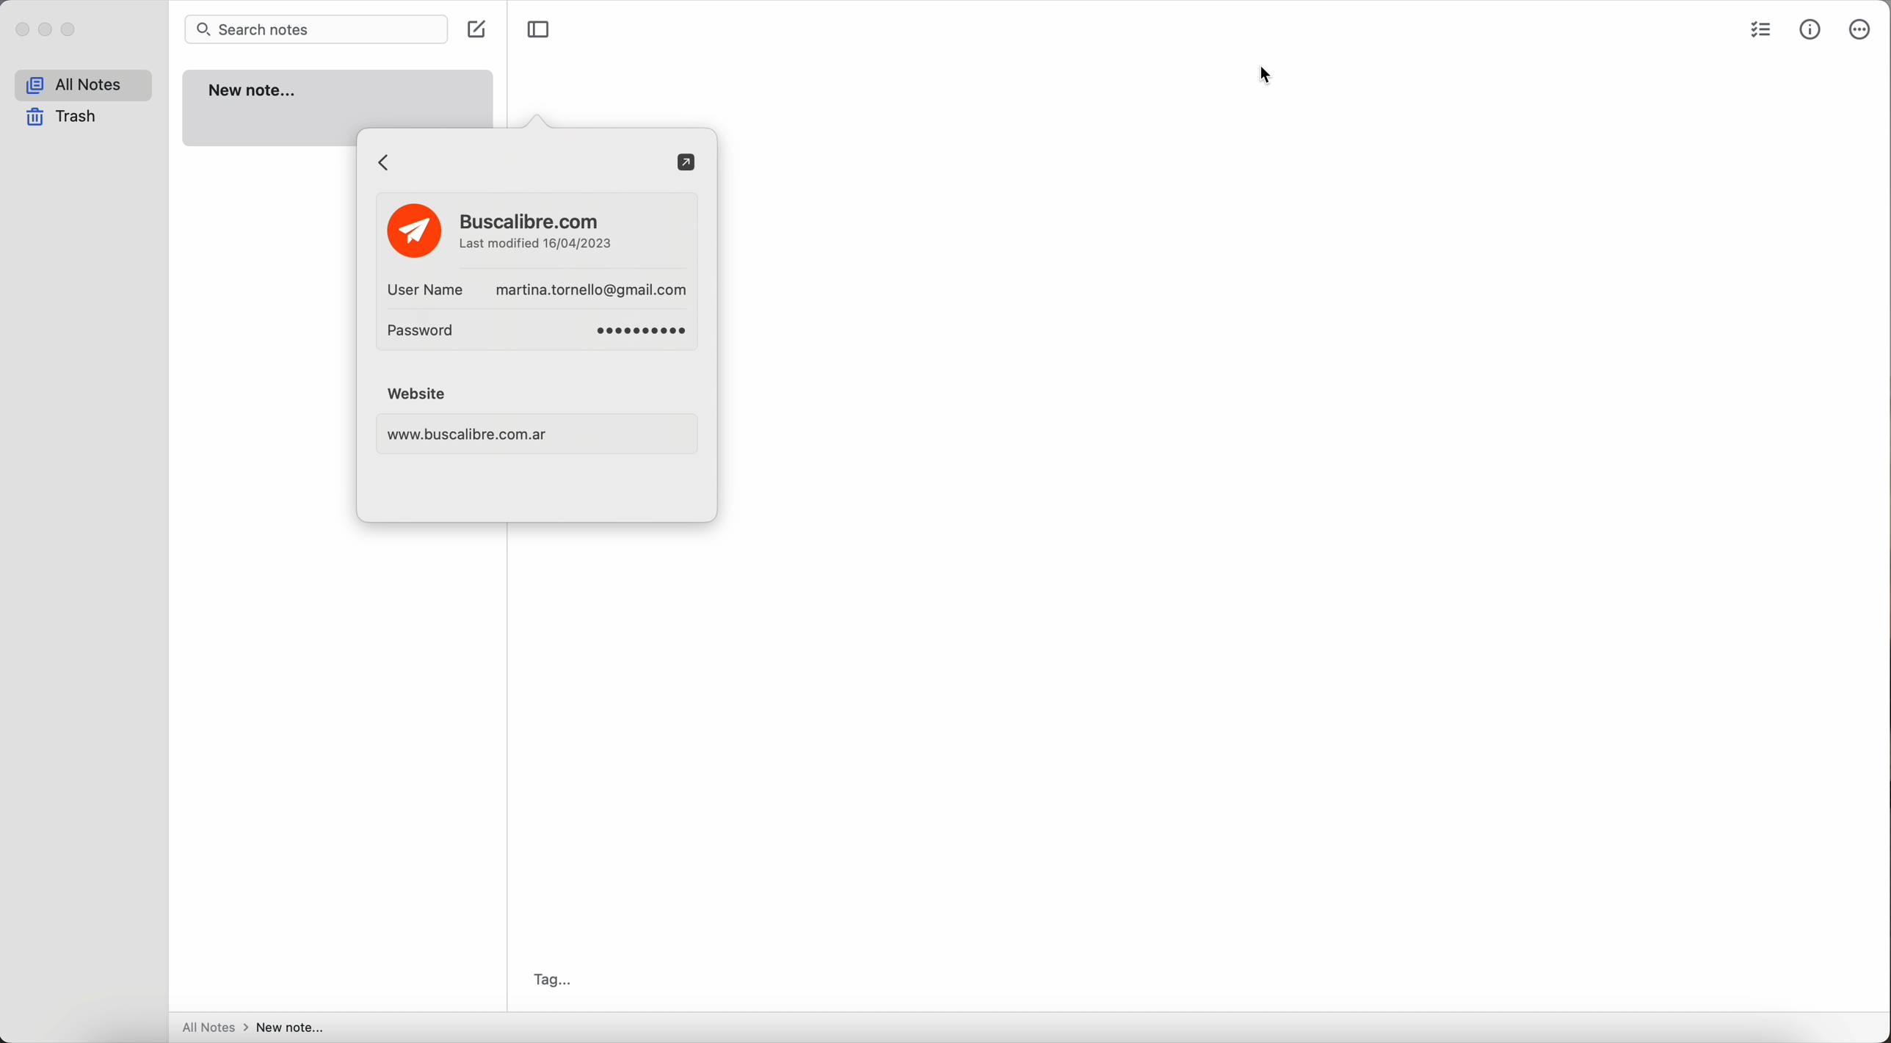 The image size is (1891, 1043). I want to click on tag, so click(557, 978).